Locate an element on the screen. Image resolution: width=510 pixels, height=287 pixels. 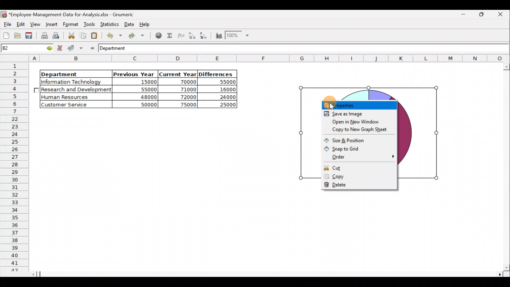
Size & position is located at coordinates (351, 139).